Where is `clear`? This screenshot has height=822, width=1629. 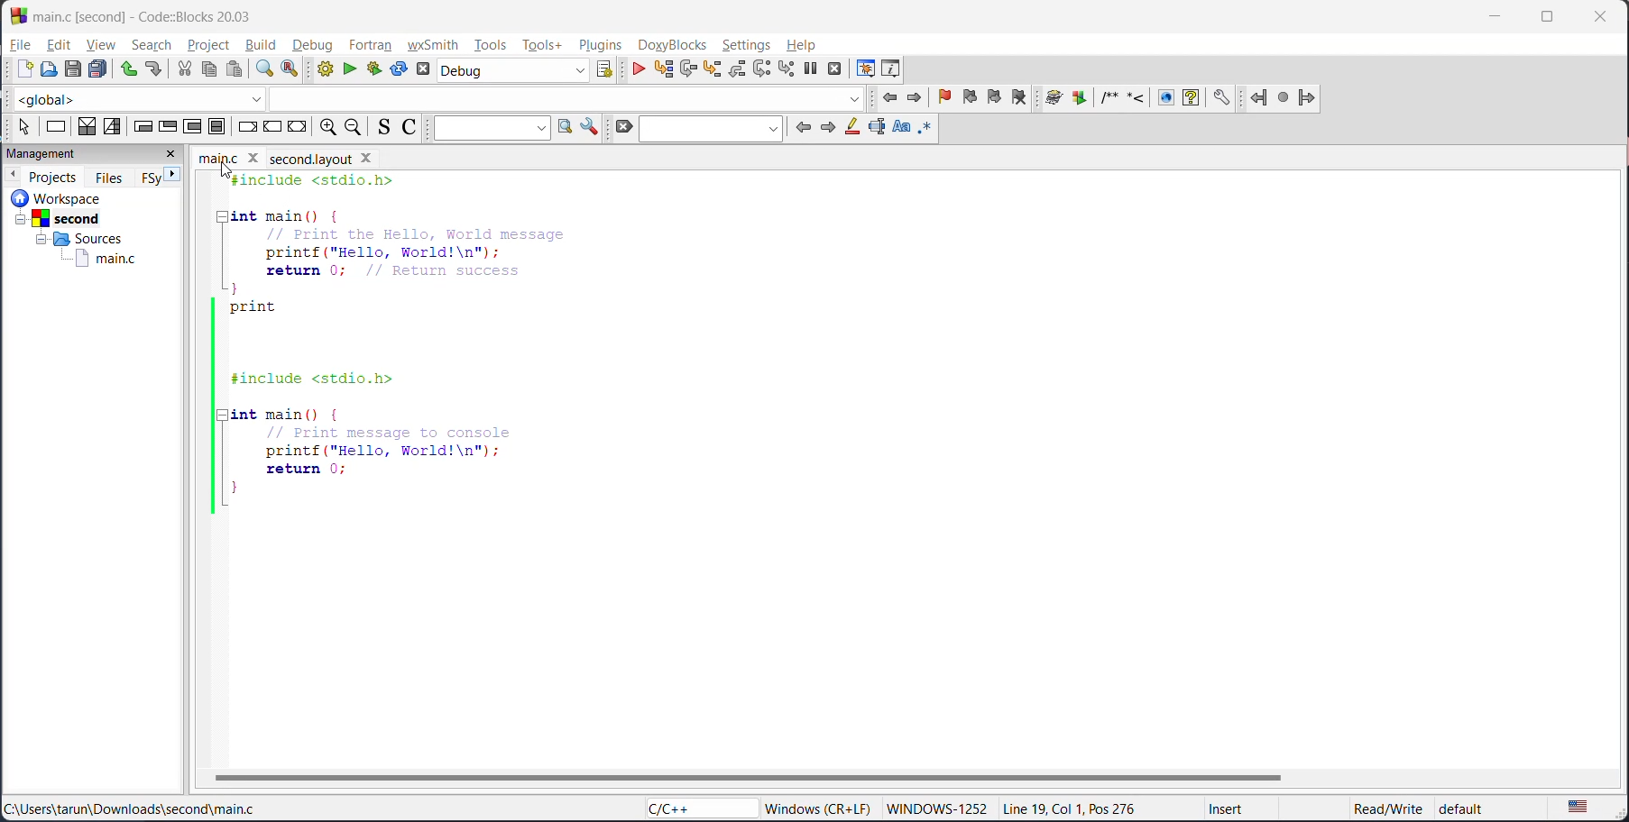 clear is located at coordinates (621, 127).